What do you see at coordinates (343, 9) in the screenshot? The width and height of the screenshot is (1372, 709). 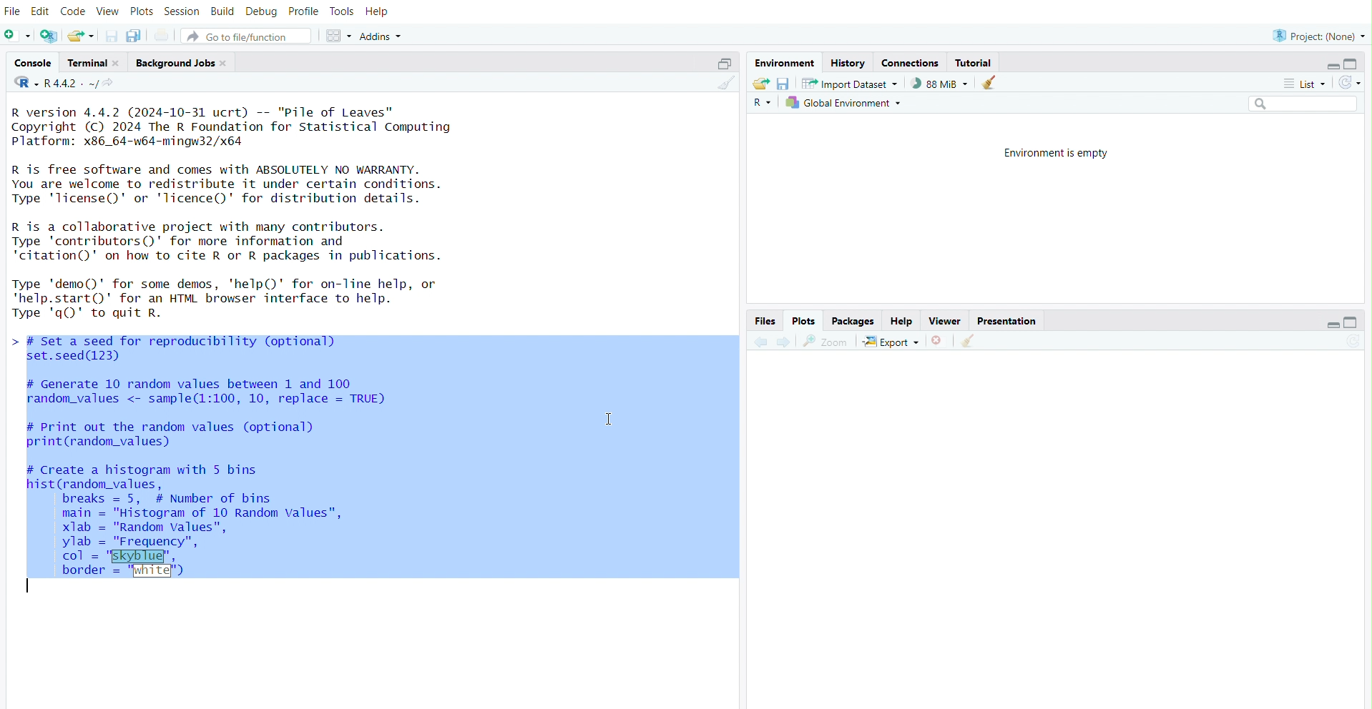 I see `tools` at bounding box center [343, 9].